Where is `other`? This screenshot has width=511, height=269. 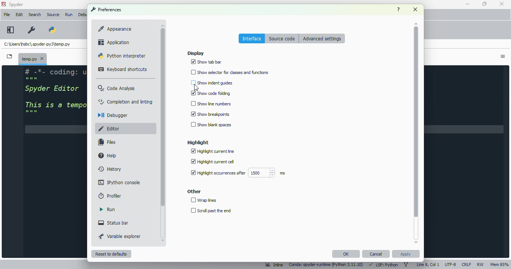
other is located at coordinates (195, 192).